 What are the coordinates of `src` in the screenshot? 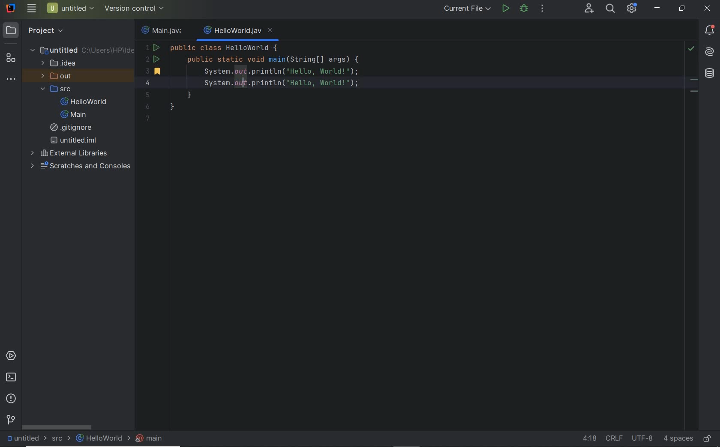 It's located at (56, 89).